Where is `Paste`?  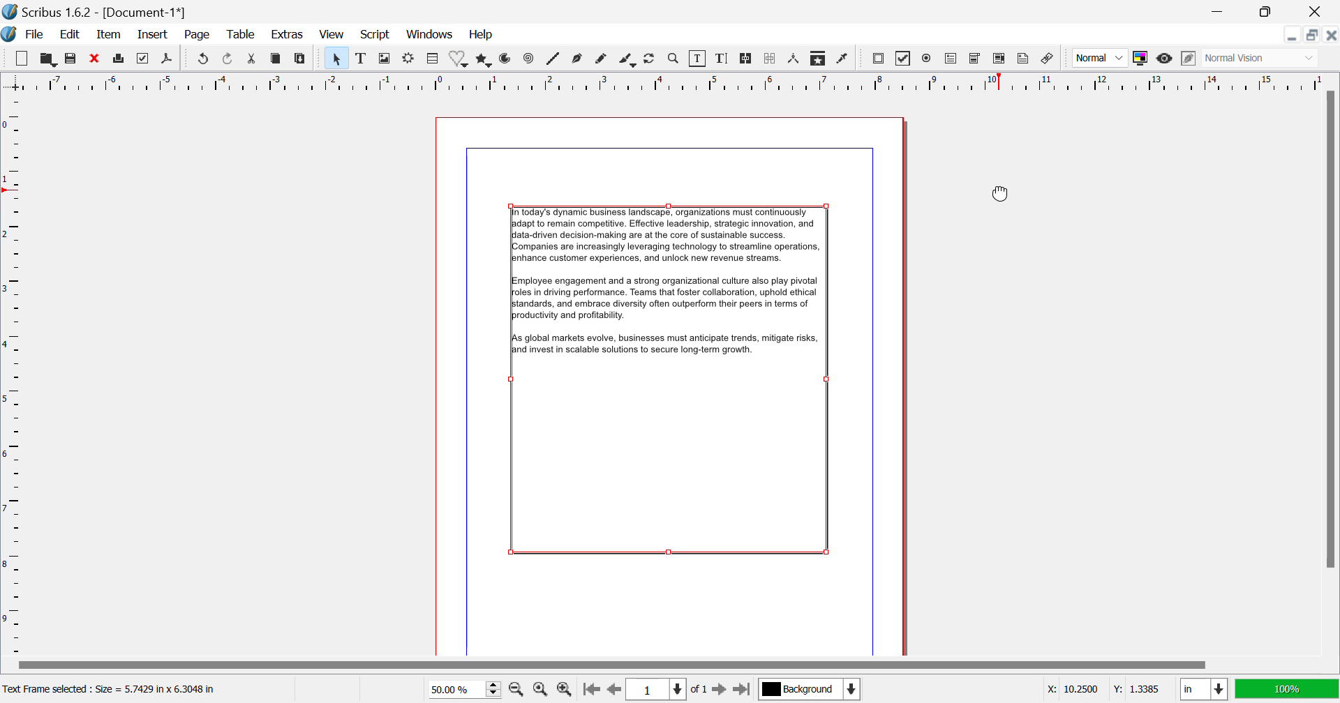
Paste is located at coordinates (301, 59).